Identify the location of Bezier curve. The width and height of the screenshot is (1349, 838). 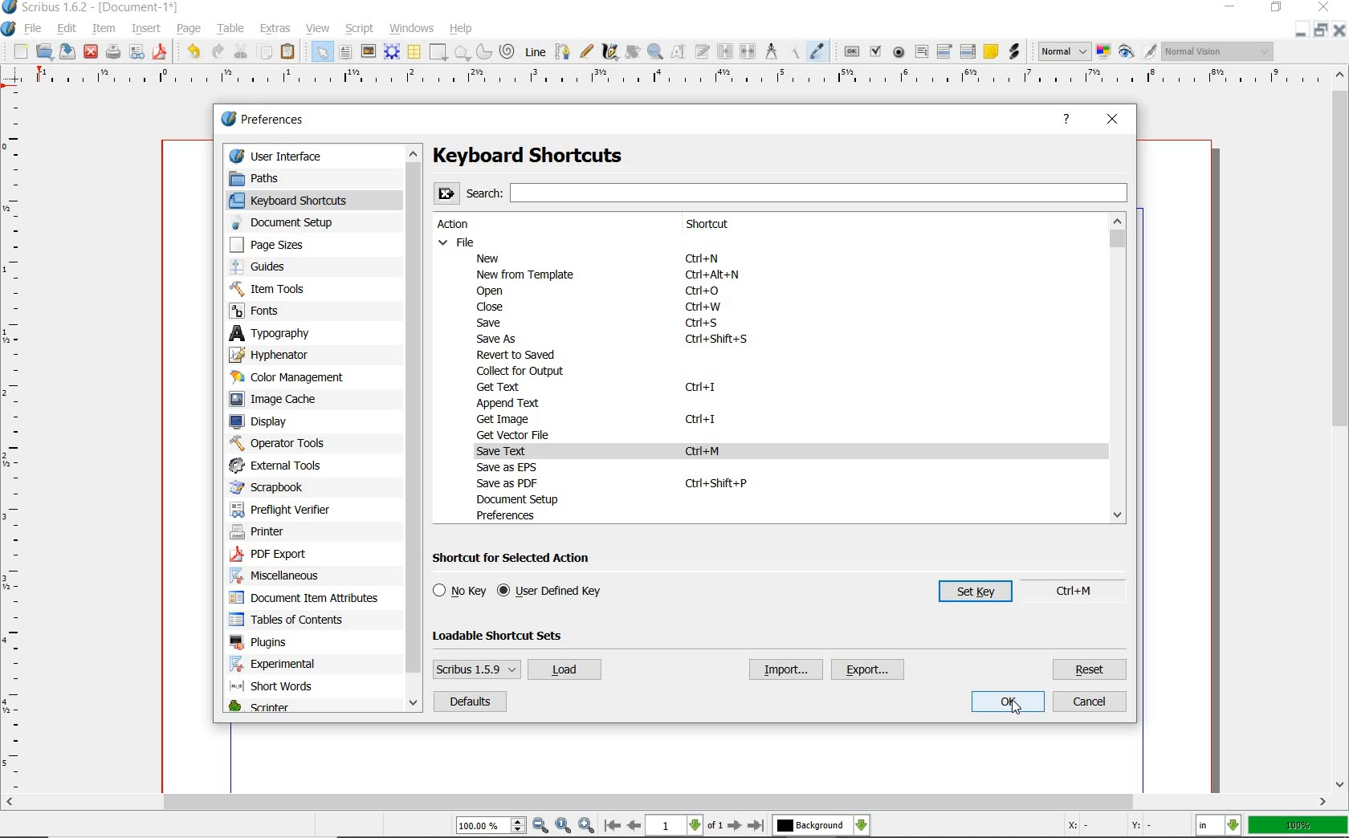
(563, 52).